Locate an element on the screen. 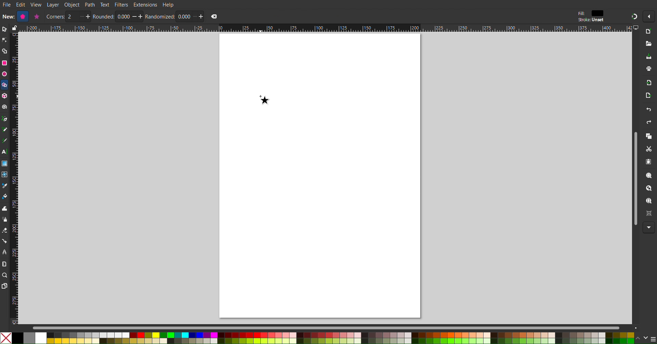 The image size is (657, 344). Save is located at coordinates (649, 57).